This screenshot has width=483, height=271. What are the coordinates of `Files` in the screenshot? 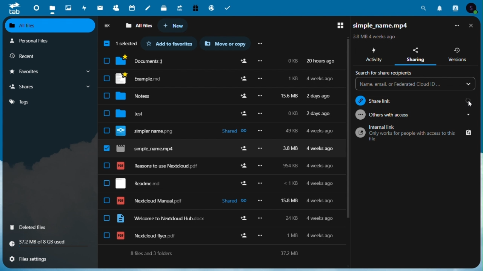 It's located at (222, 95).